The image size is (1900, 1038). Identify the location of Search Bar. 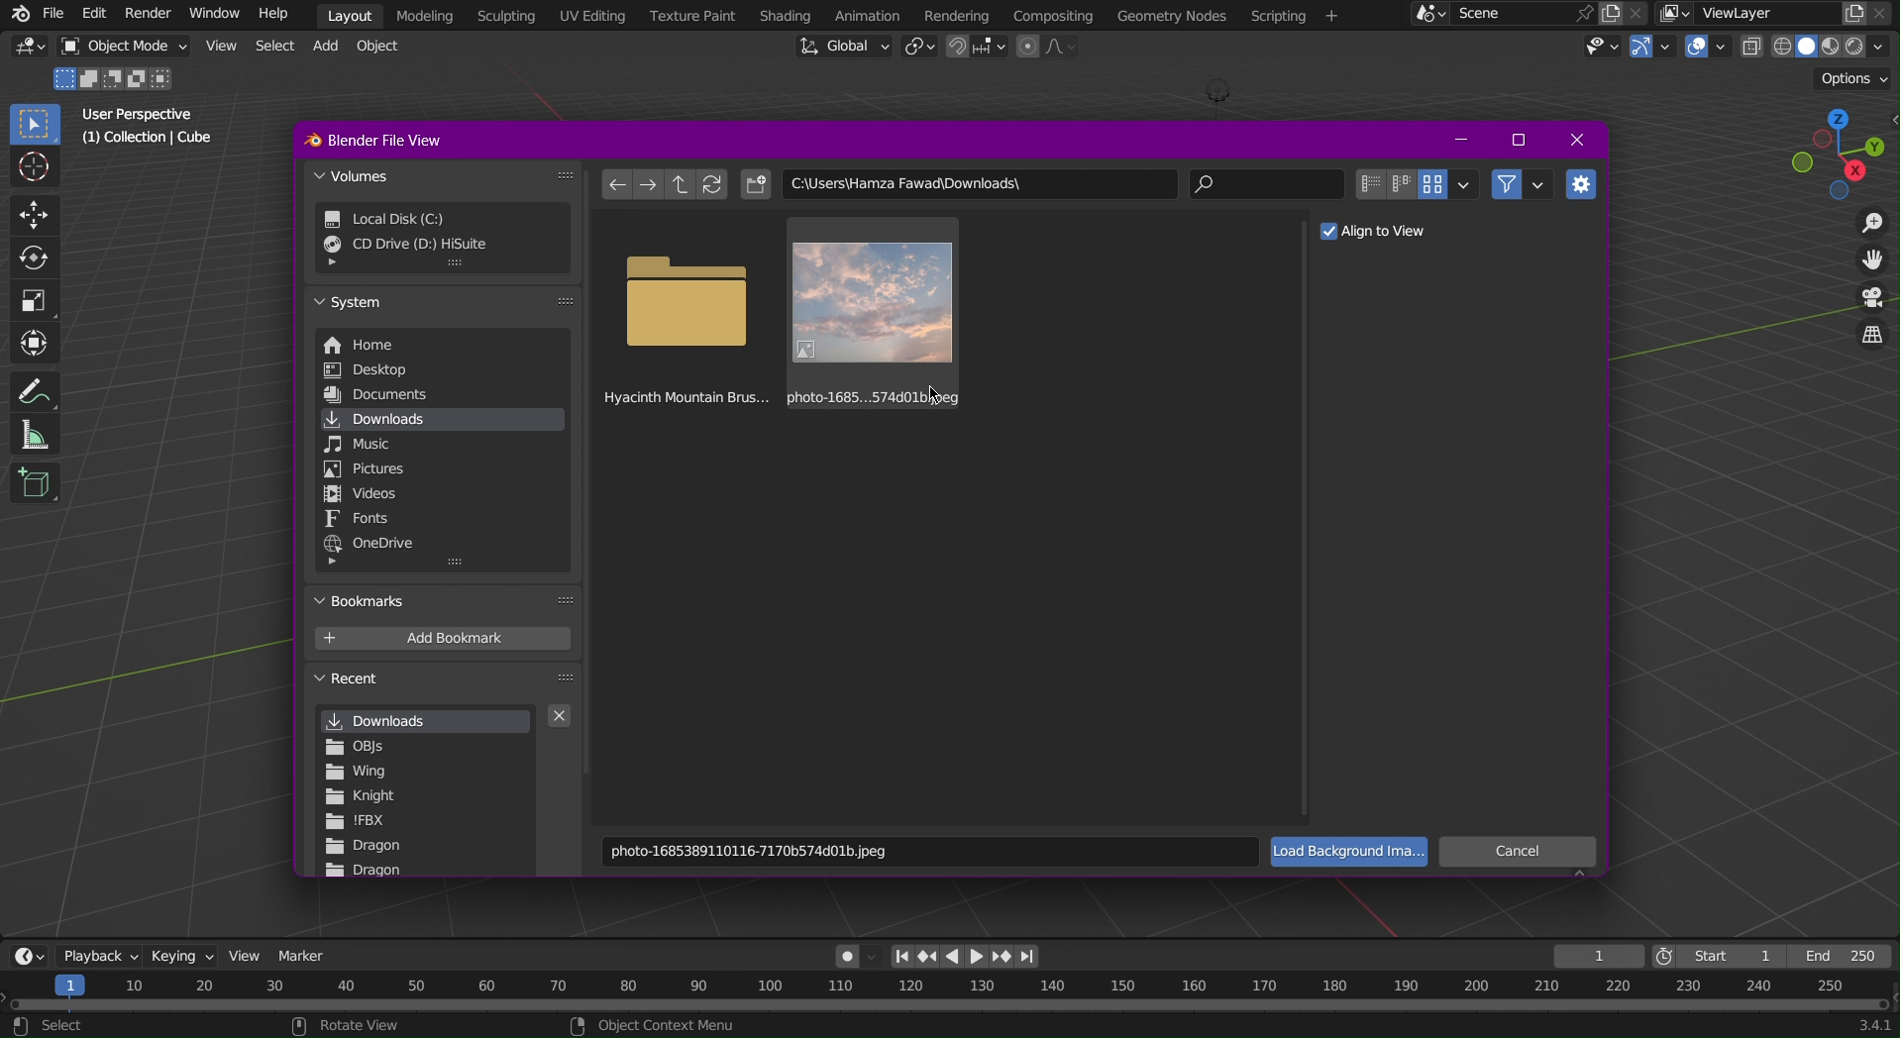
(1271, 187).